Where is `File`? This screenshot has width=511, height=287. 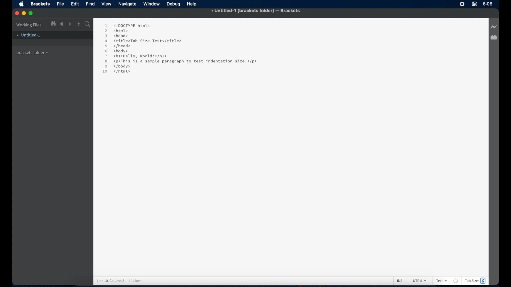 File is located at coordinates (60, 4).